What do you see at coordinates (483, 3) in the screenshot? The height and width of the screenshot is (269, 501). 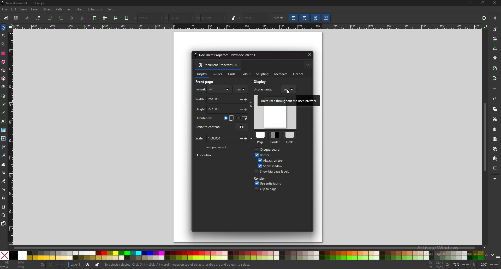 I see `maximize` at bounding box center [483, 3].